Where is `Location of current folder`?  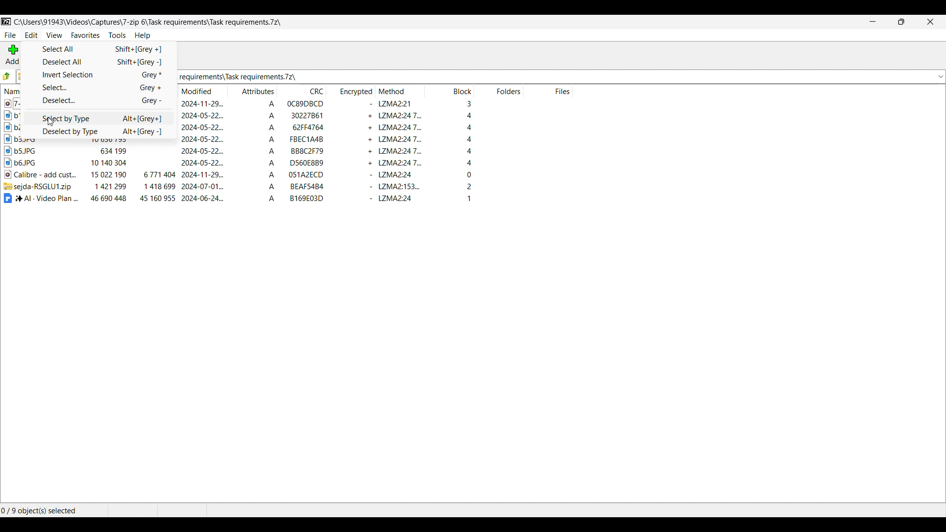 Location of current folder is located at coordinates (149, 22).